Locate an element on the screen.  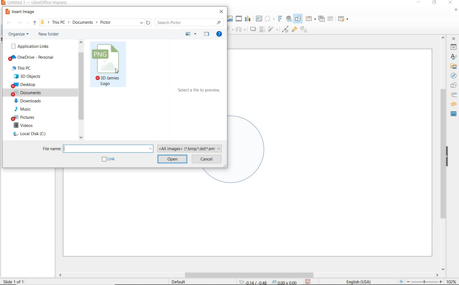
downloads is located at coordinates (29, 101).